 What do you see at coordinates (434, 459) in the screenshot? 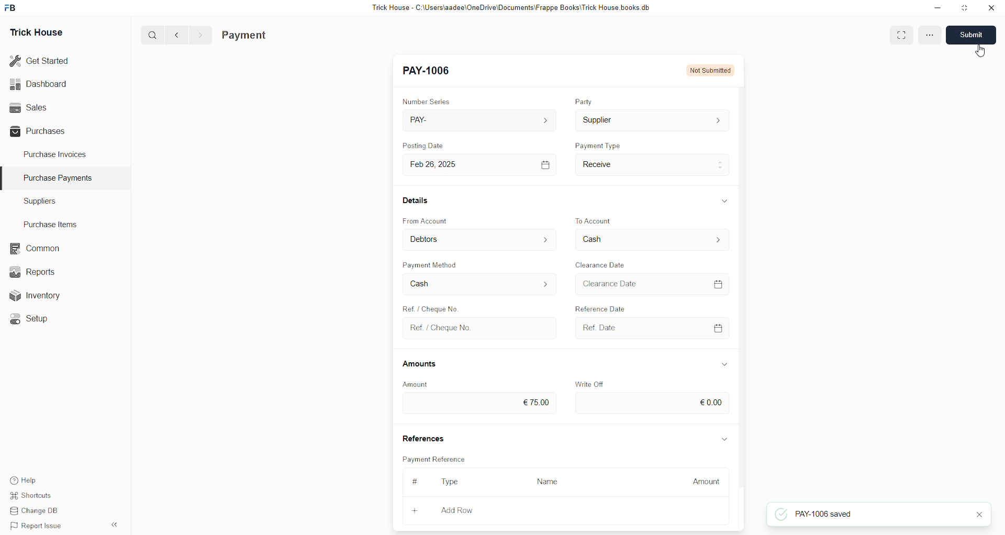
I see `Payment Reference` at bounding box center [434, 459].